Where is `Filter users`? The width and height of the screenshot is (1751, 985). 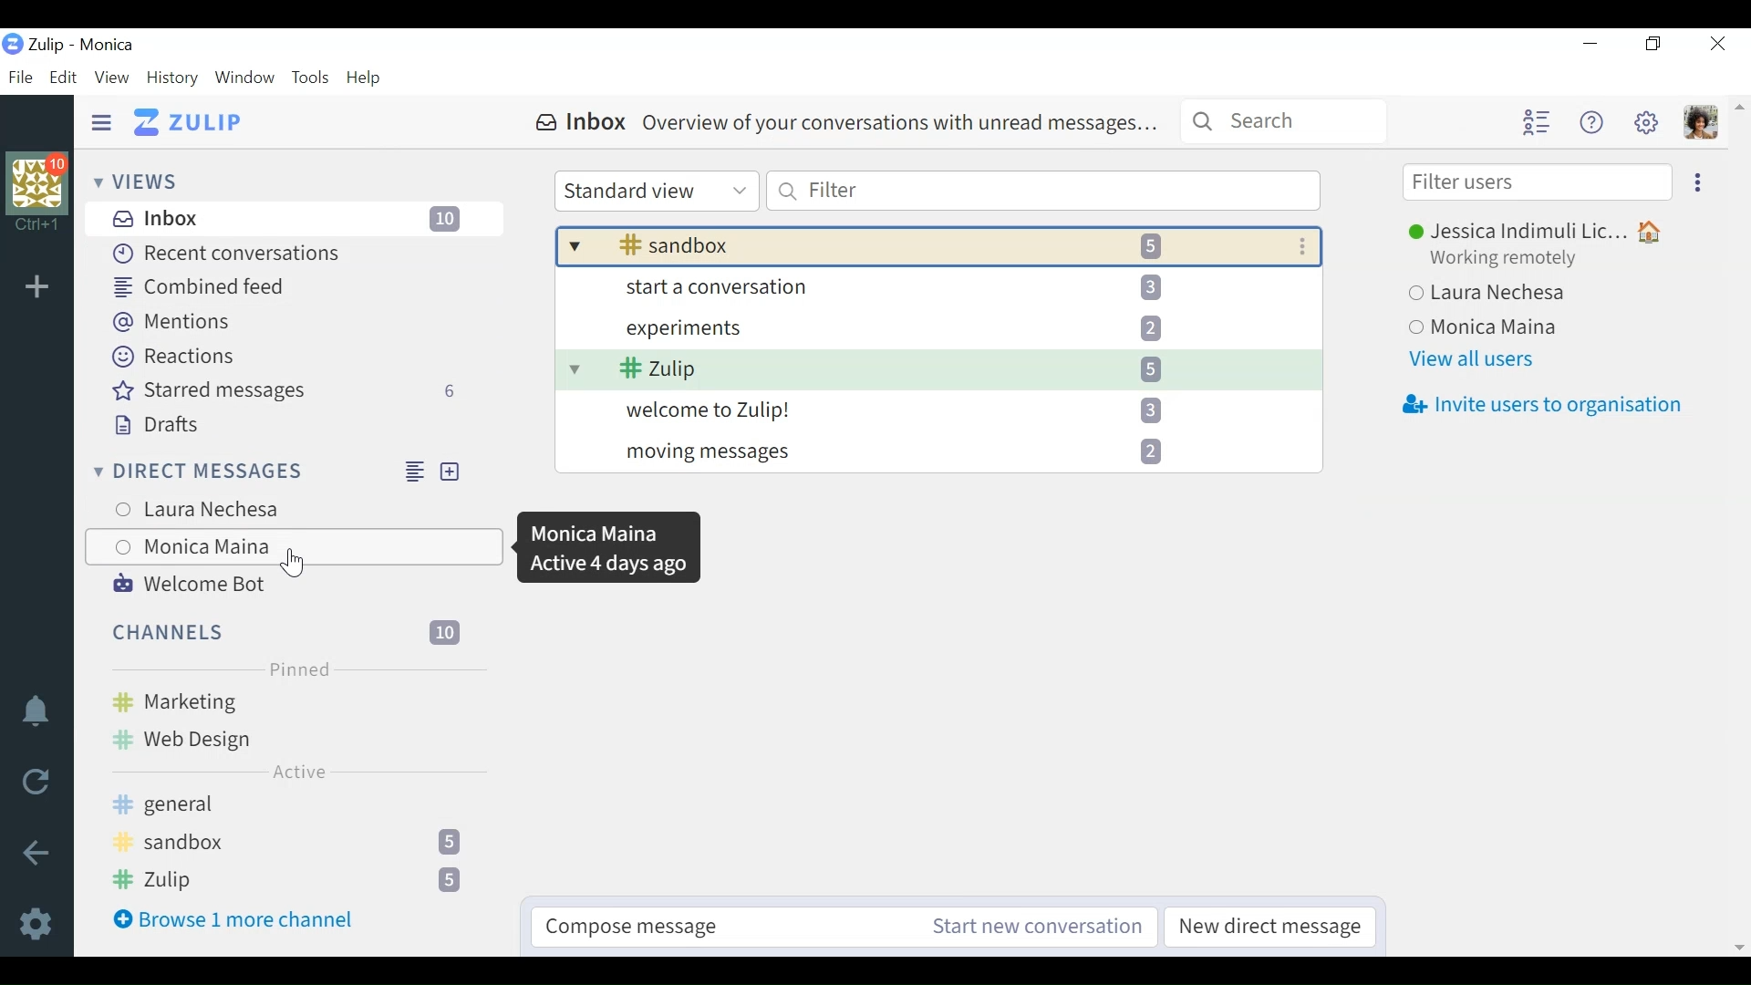
Filter users is located at coordinates (1537, 183).